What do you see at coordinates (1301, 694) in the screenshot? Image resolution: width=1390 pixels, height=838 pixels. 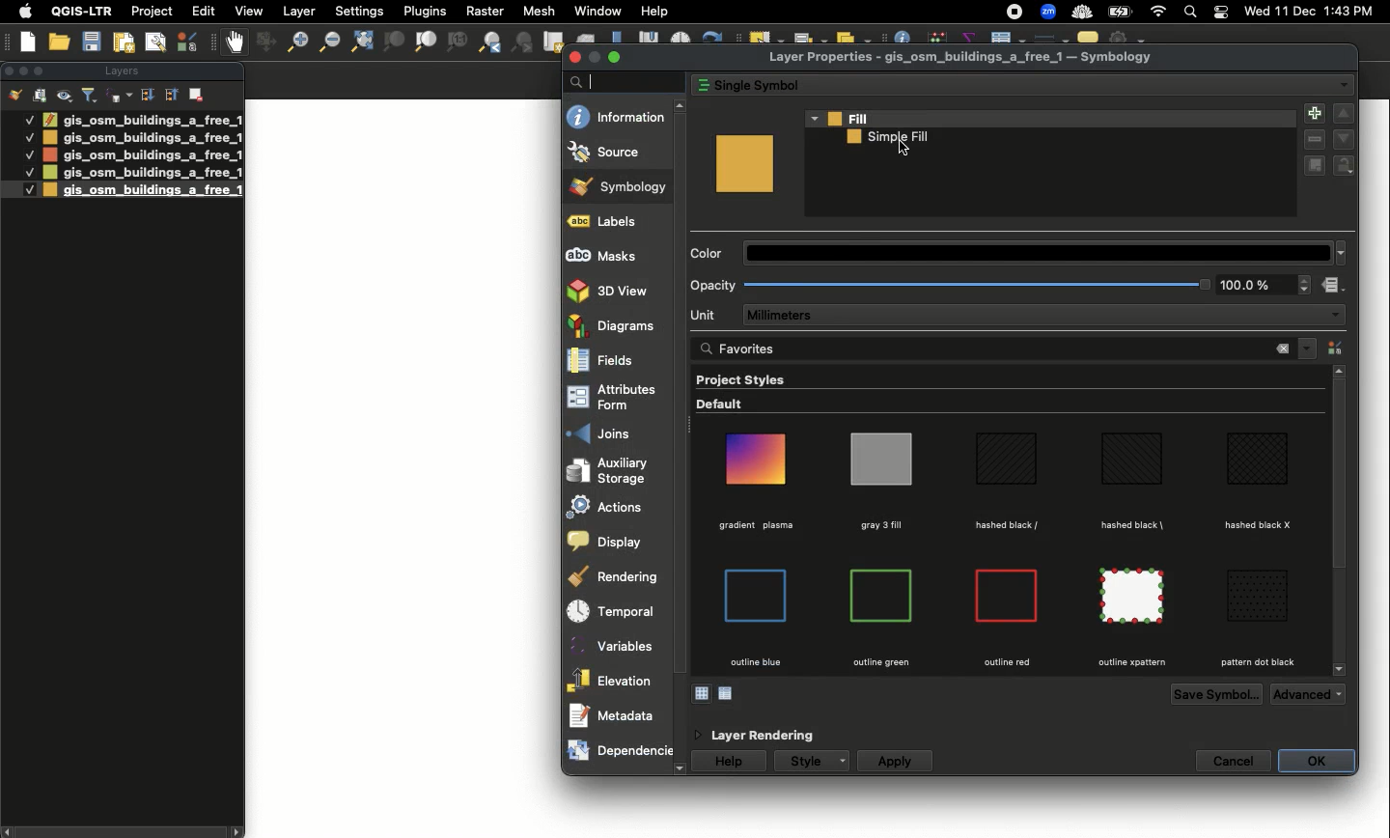 I see `Advanced` at bounding box center [1301, 694].